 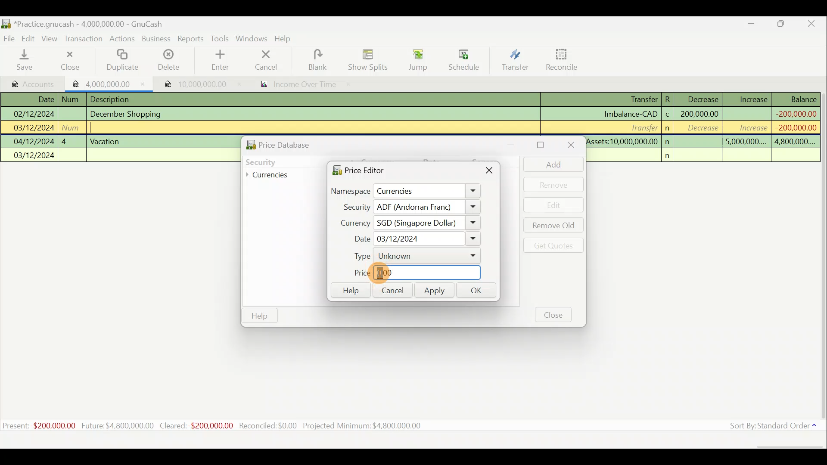 What do you see at coordinates (123, 39) in the screenshot?
I see `Actions` at bounding box center [123, 39].